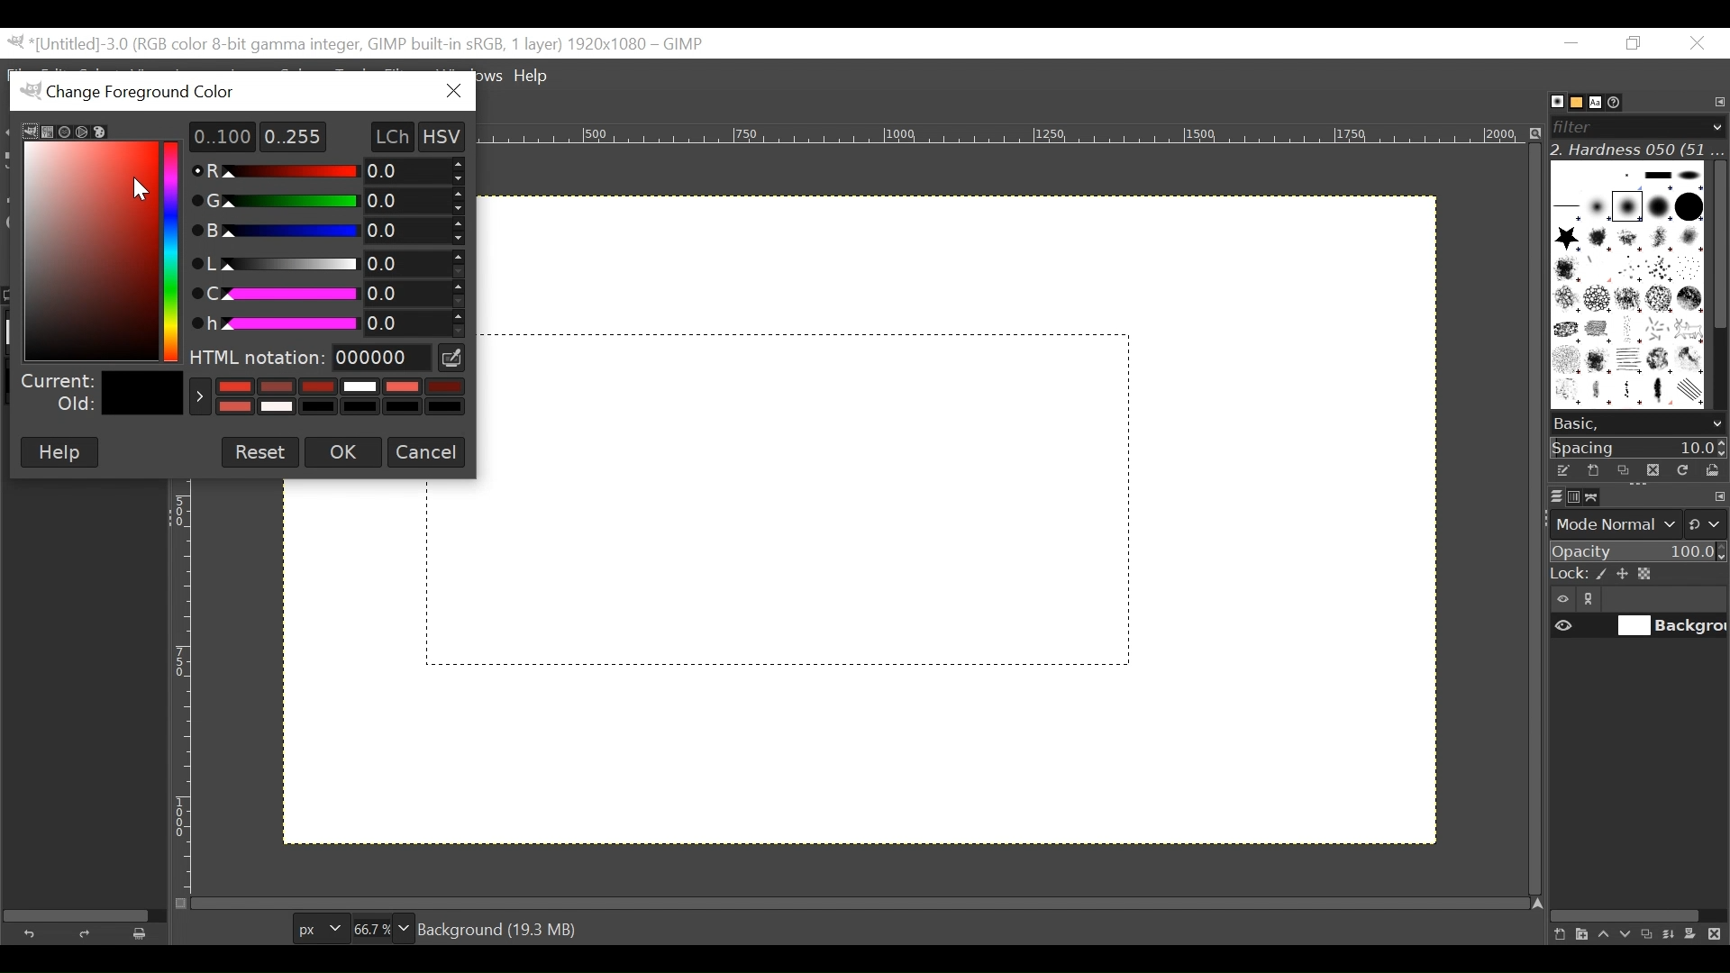 This screenshot has width=1730, height=973. What do you see at coordinates (1621, 101) in the screenshot?
I see `Document History` at bounding box center [1621, 101].